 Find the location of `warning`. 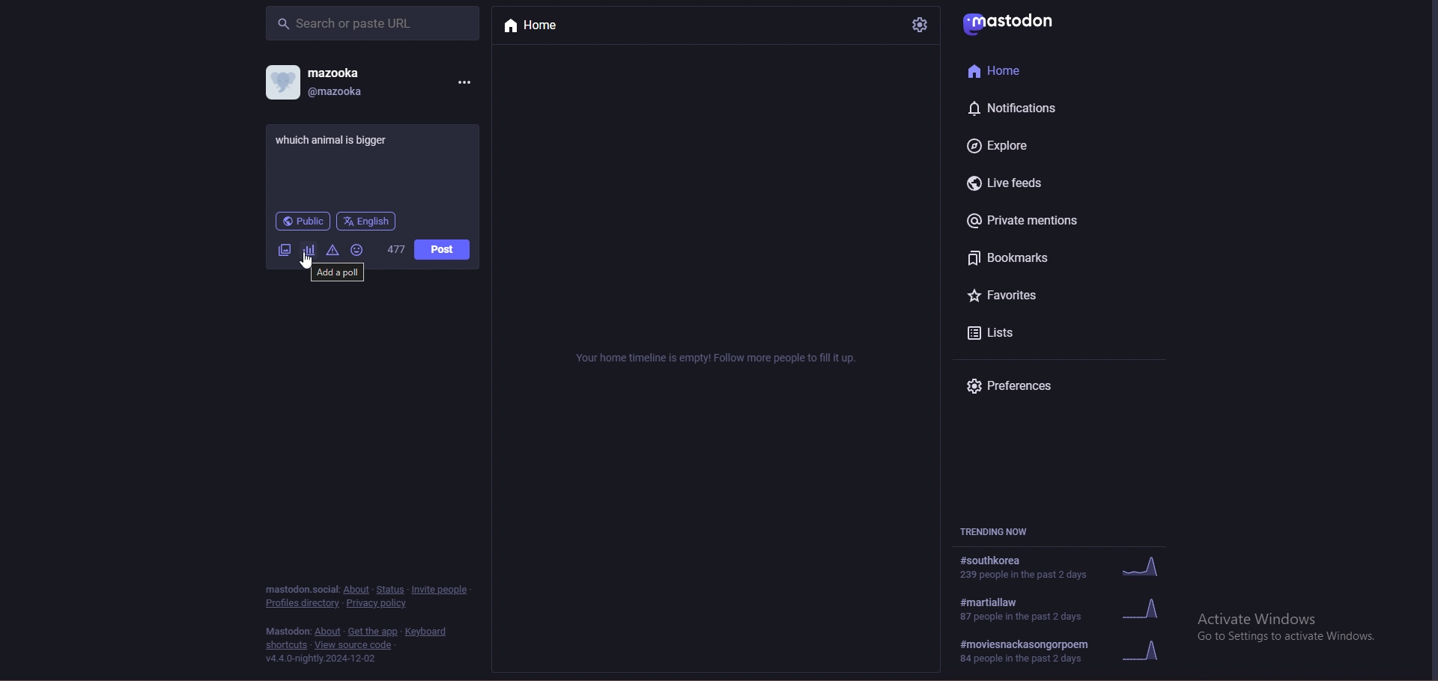

warning is located at coordinates (333, 251).